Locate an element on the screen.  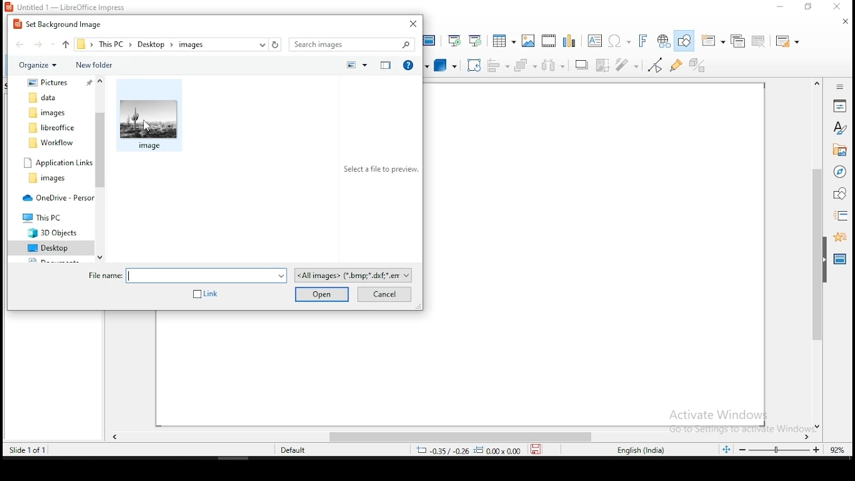
arrange is located at coordinates (526, 66).